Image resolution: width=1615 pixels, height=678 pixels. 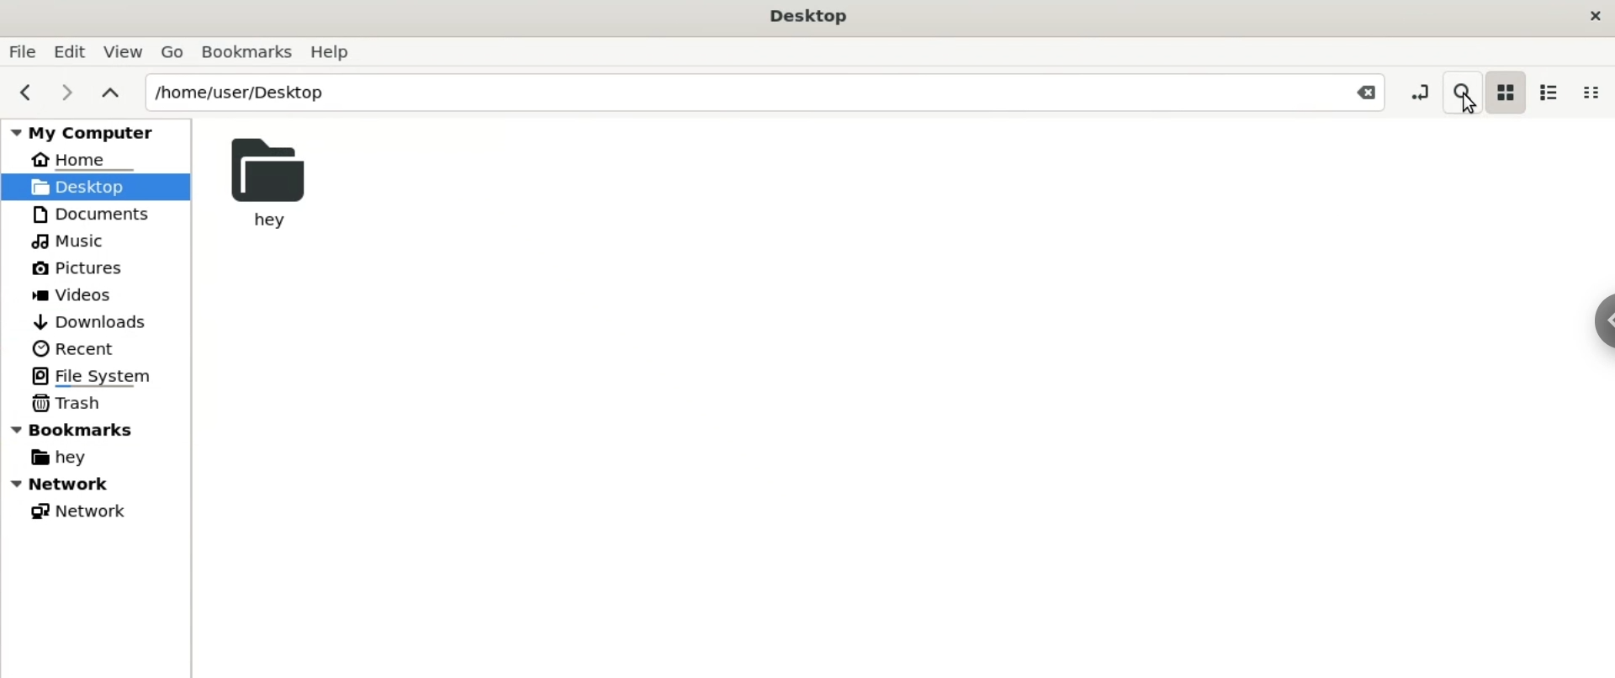 I want to click on Documents, so click(x=93, y=213).